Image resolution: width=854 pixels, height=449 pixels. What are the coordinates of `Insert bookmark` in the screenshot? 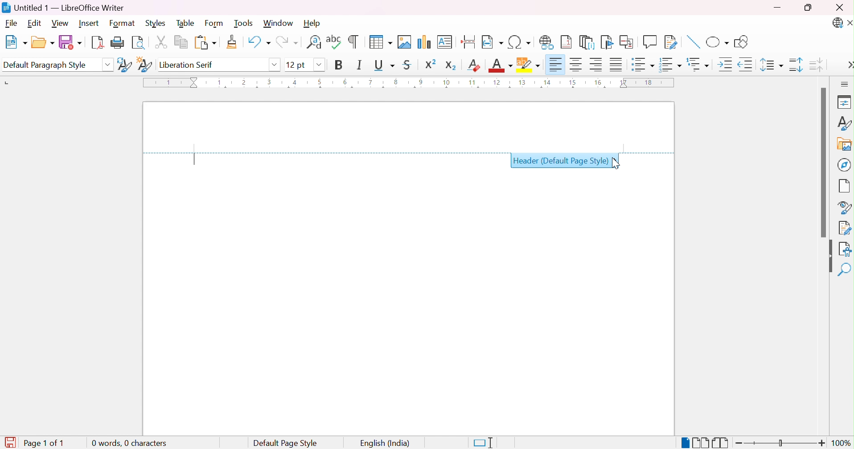 It's located at (606, 43).